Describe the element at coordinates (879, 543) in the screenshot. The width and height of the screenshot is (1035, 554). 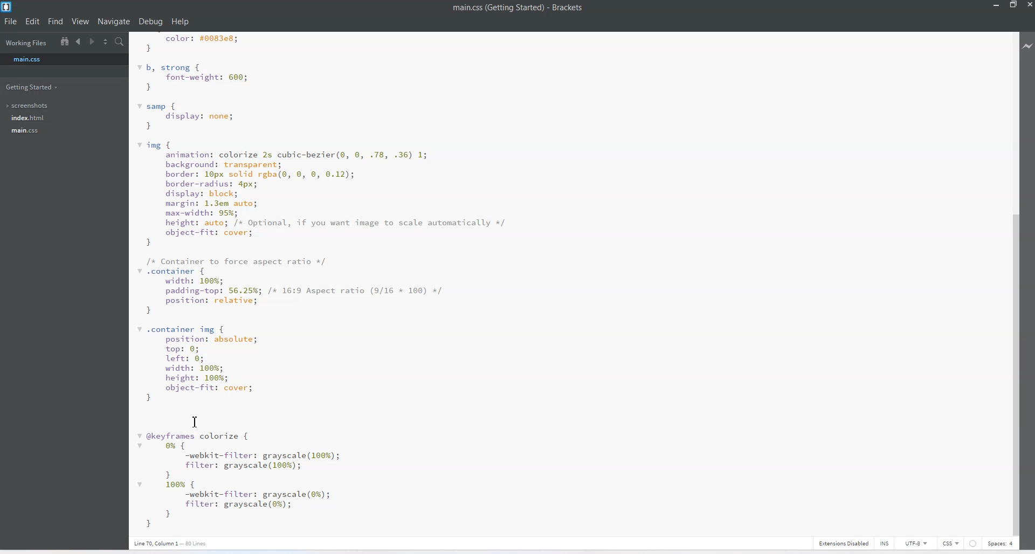
I see `INS` at that location.